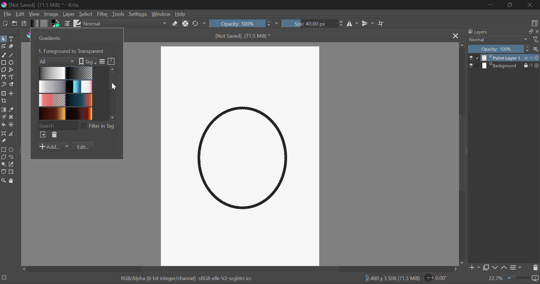 The width and height of the screenshot is (540, 284). Describe the element at coordinates (43, 135) in the screenshot. I see `Browse ` at that location.